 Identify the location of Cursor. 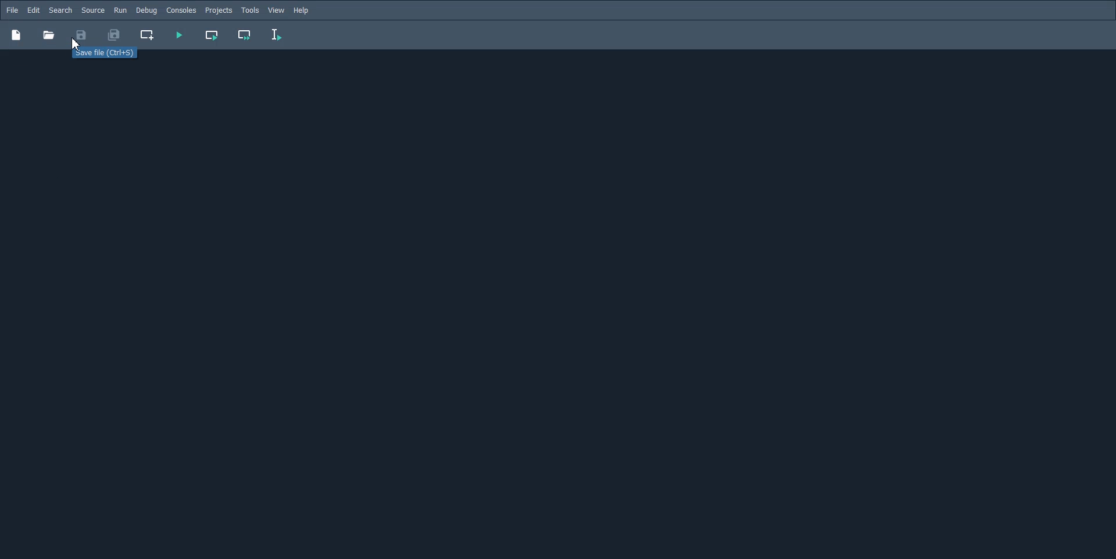
(79, 44).